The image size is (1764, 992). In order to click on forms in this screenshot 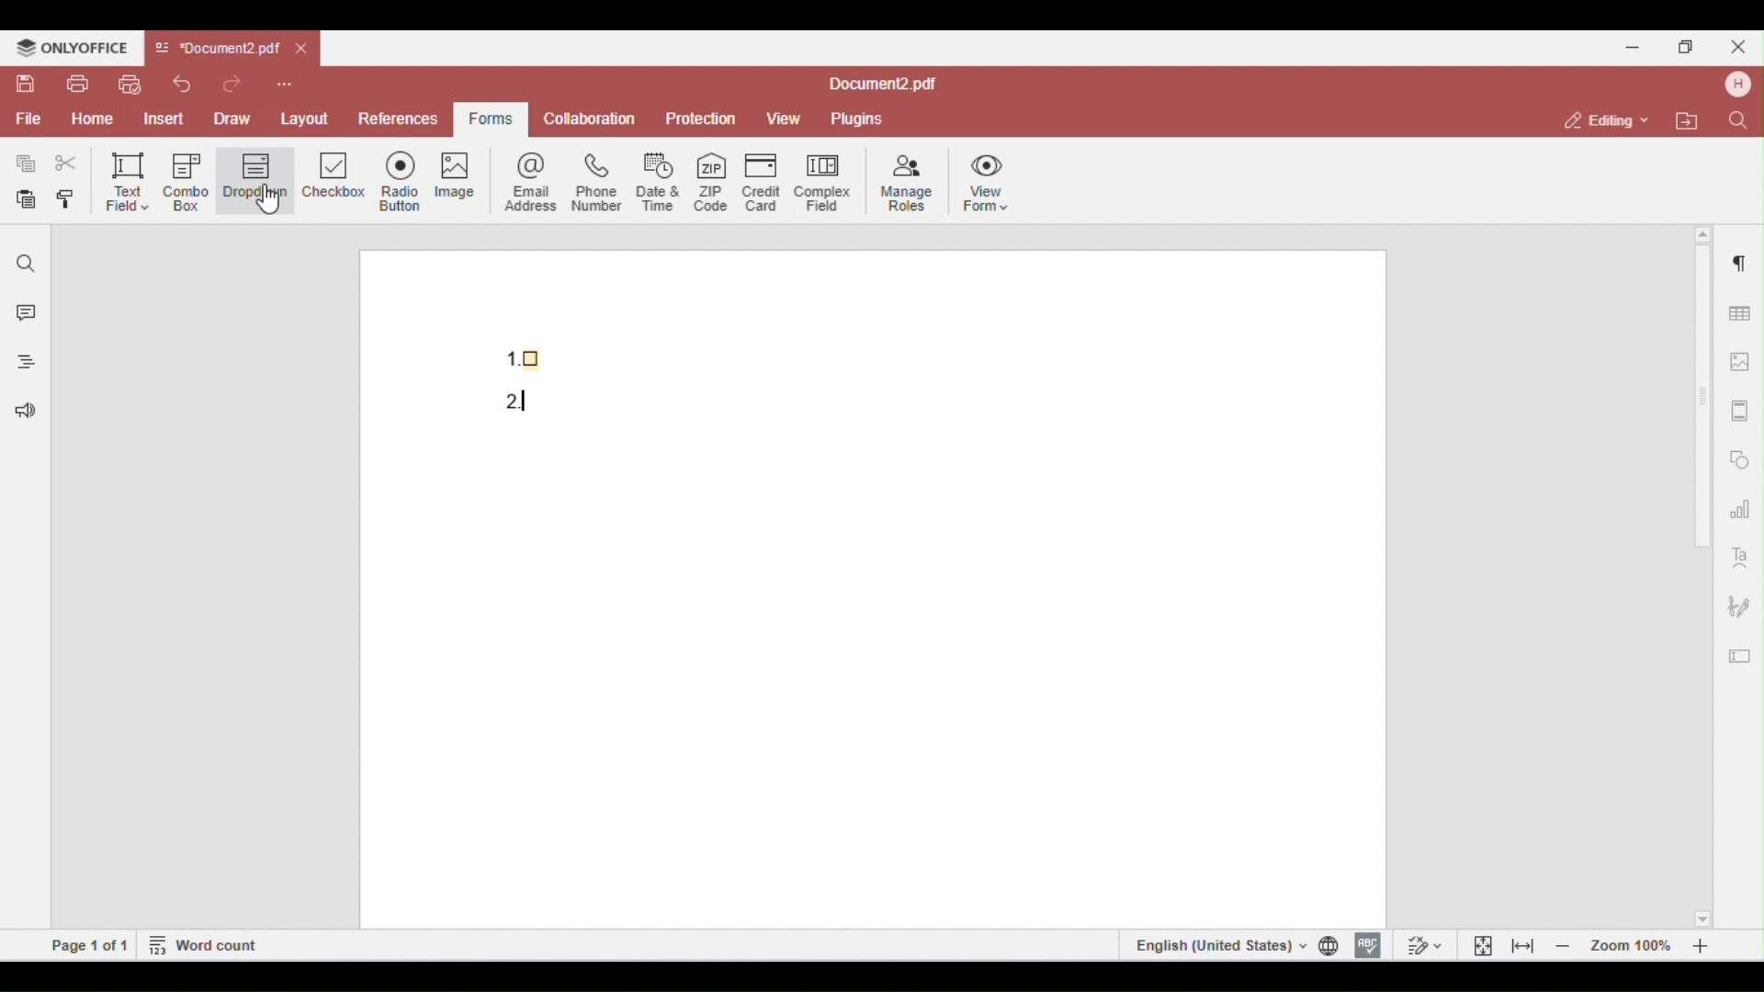, I will do `click(487, 119)`.